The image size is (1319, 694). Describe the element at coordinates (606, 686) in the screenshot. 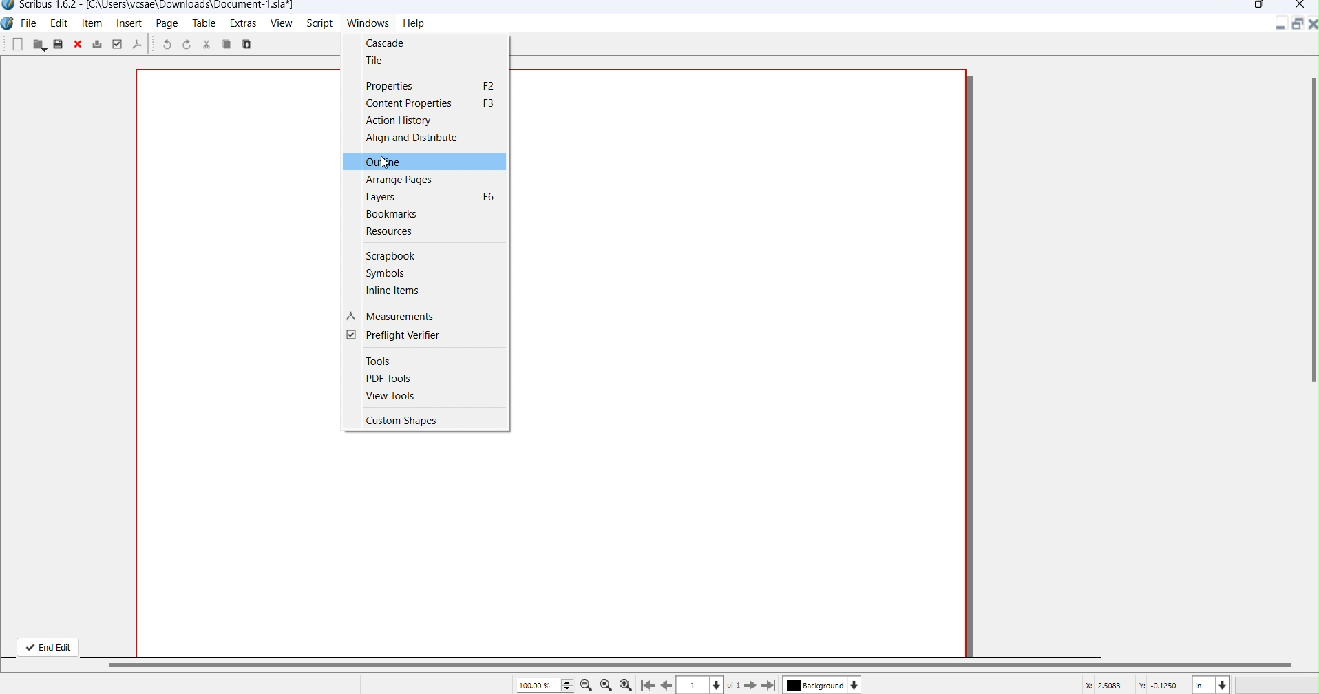

I see `zoom reset` at that location.